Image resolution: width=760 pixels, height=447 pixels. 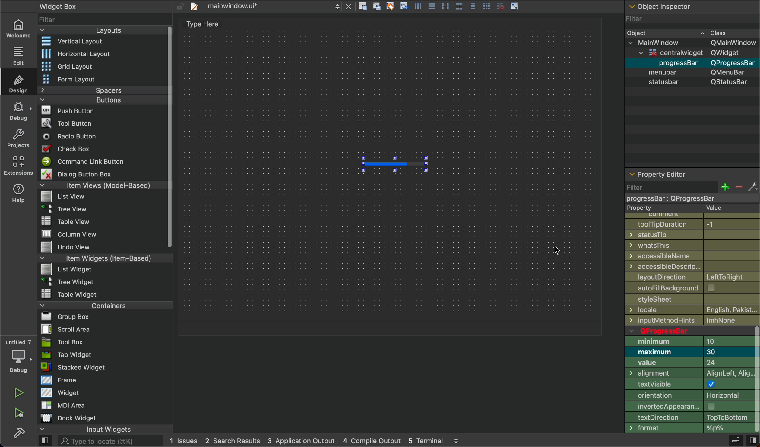 I want to click on Object Detail, so click(x=692, y=57).